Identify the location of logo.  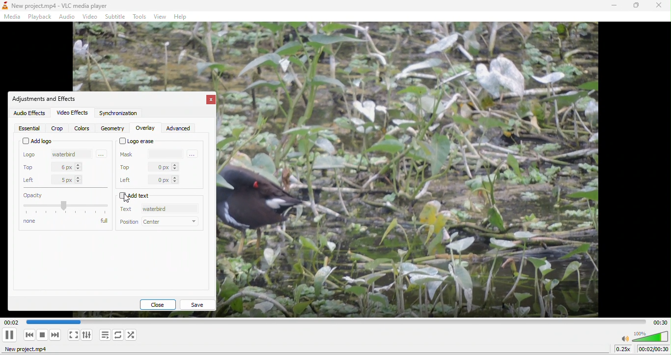
(32, 155).